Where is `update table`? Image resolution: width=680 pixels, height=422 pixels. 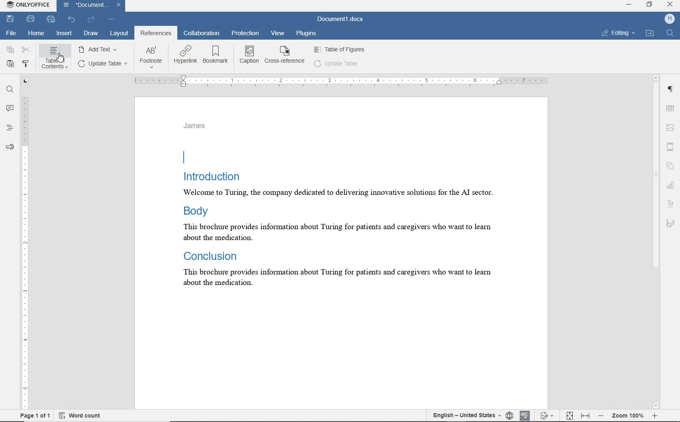
update table is located at coordinates (104, 64).